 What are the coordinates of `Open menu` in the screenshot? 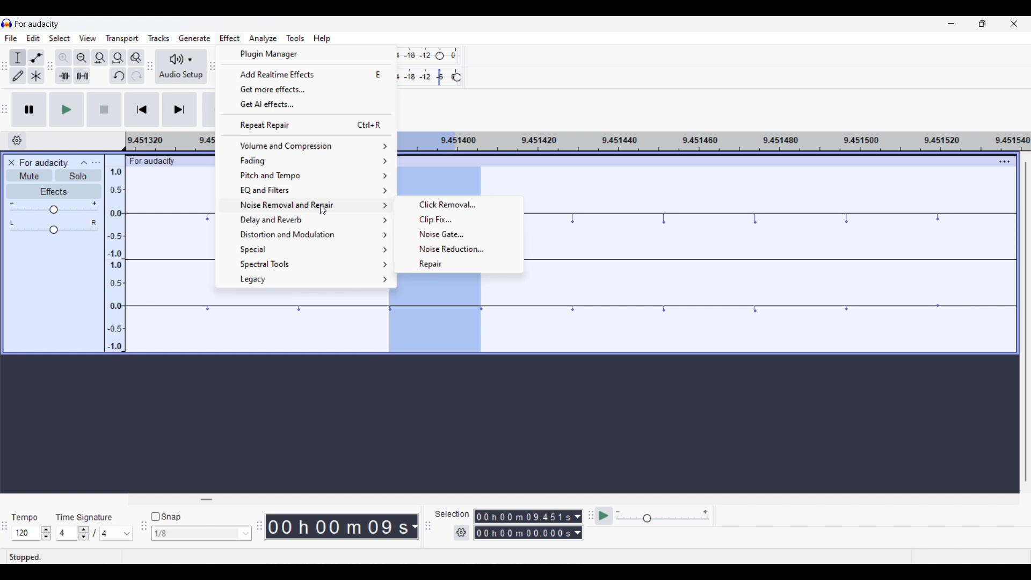 It's located at (96, 163).